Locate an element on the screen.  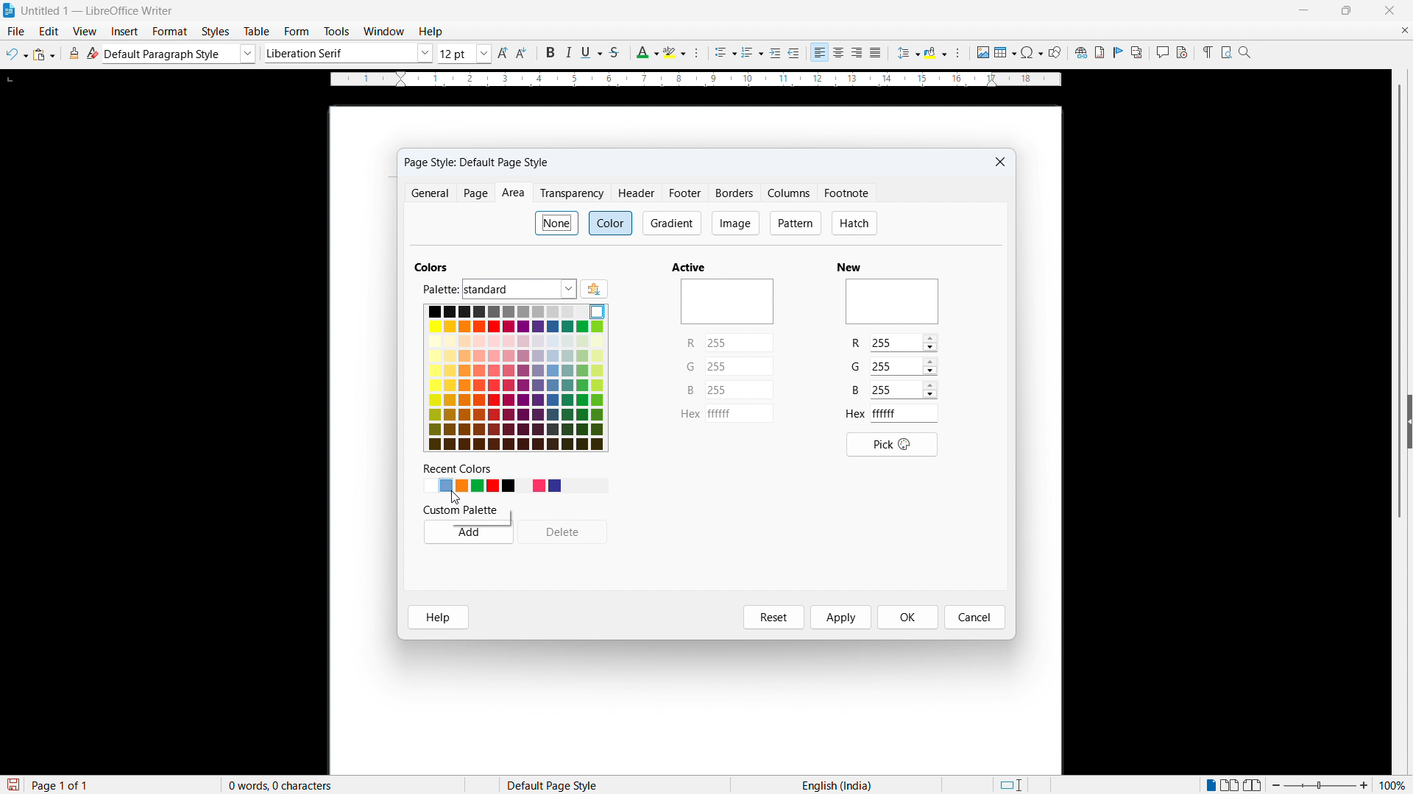
save  is located at coordinates (12, 785).